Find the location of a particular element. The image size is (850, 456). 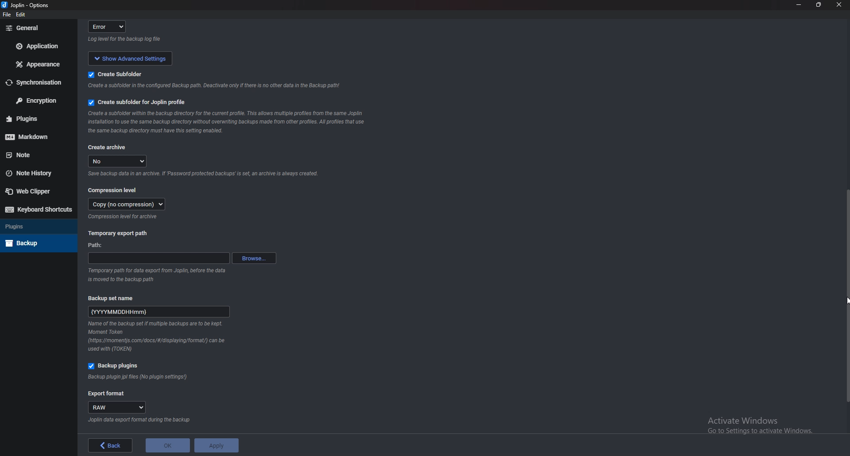

Web Clipper is located at coordinates (35, 191).